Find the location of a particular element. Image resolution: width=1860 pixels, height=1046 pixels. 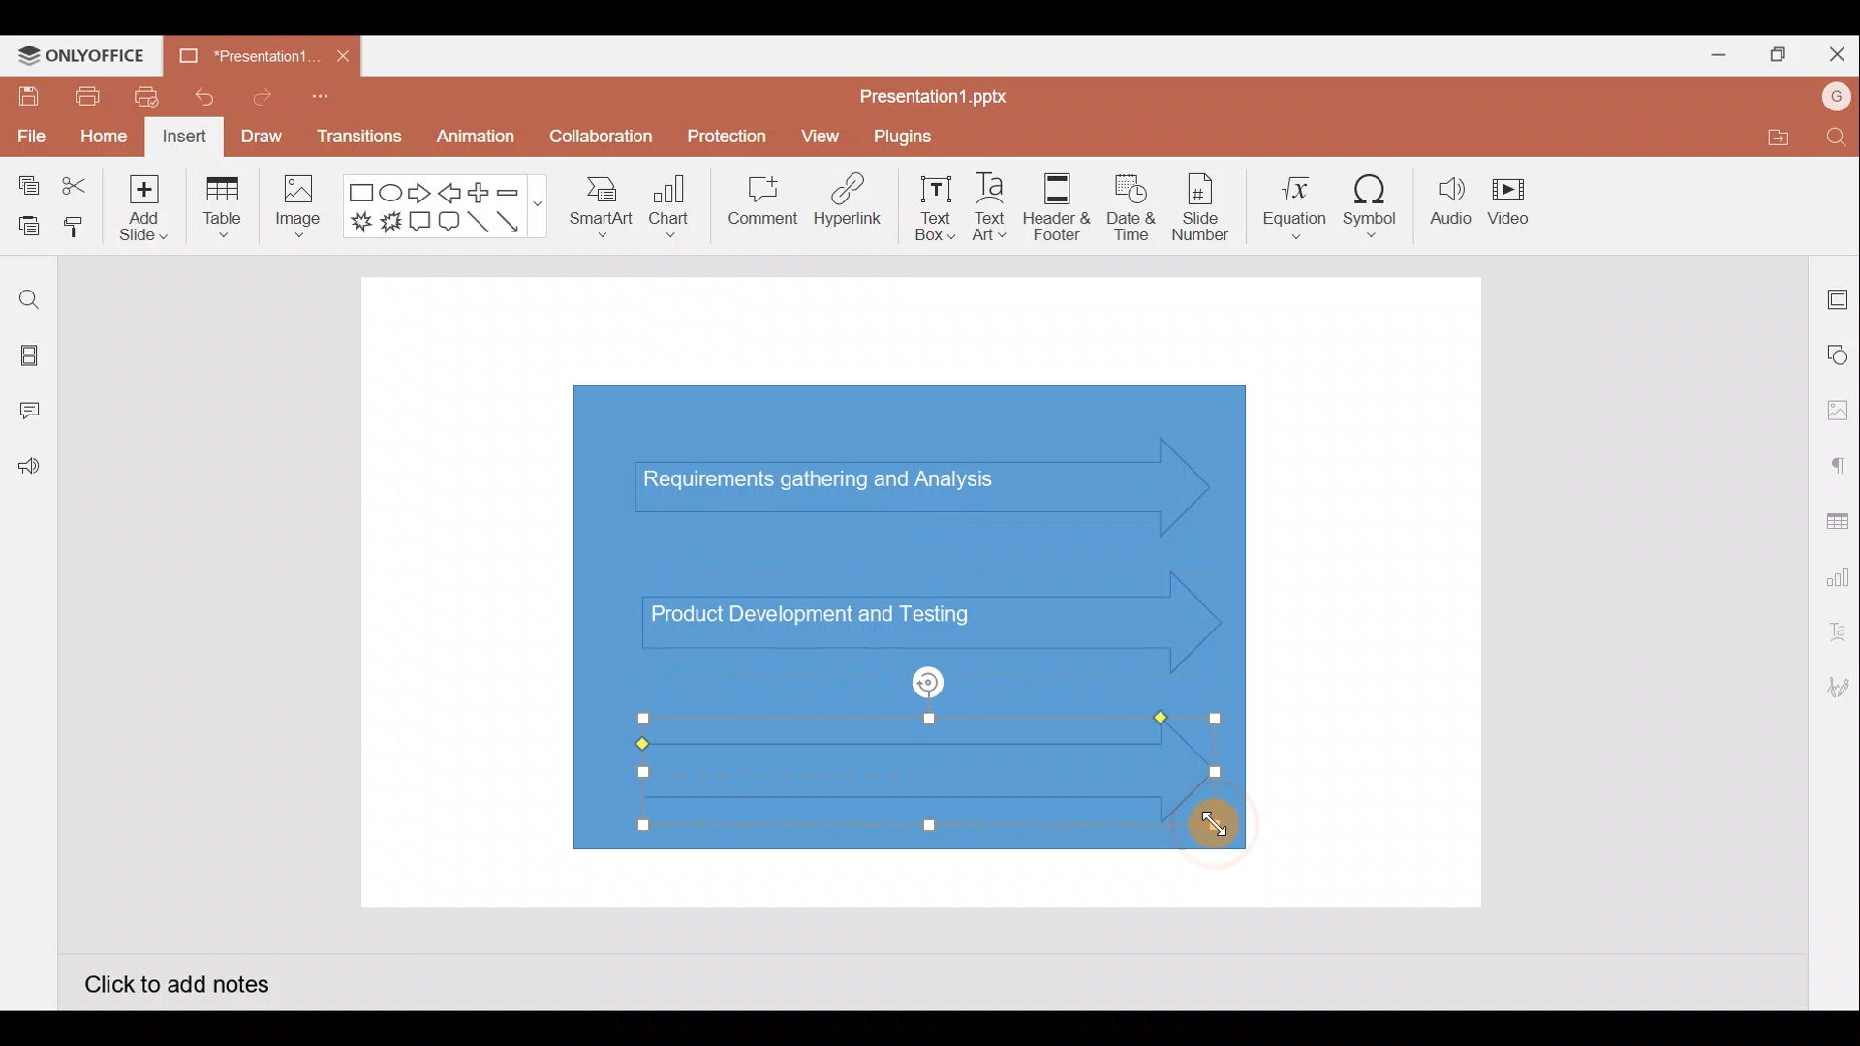

Header & footer is located at coordinates (1058, 201).